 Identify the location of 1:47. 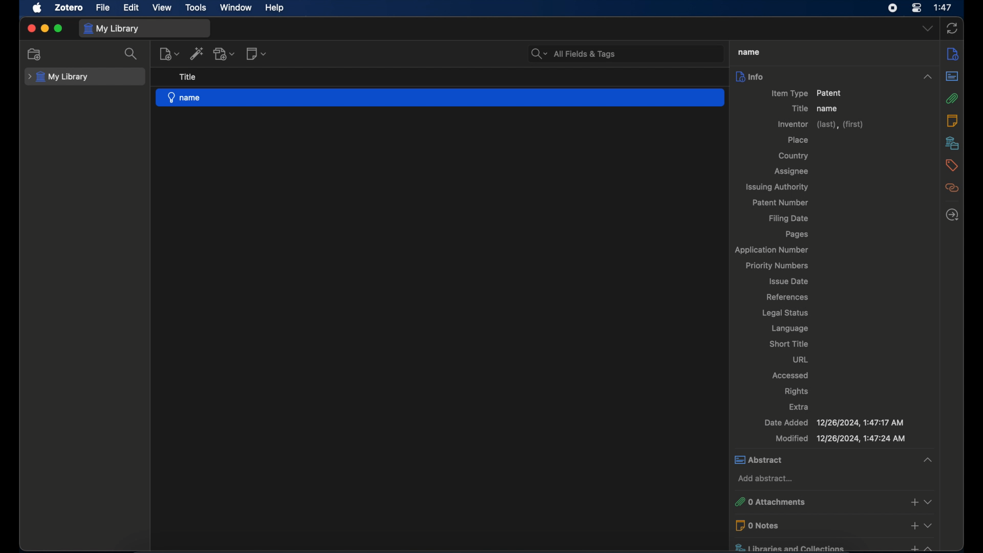
(947, 10).